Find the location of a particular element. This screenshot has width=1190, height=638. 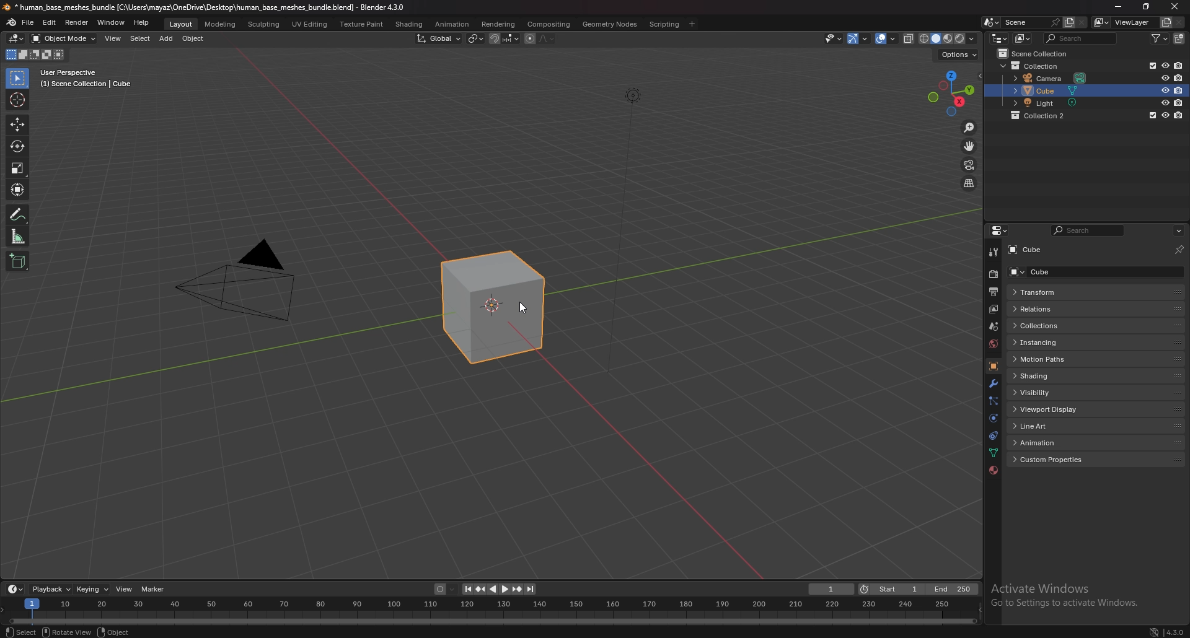

select is located at coordinates (140, 38).